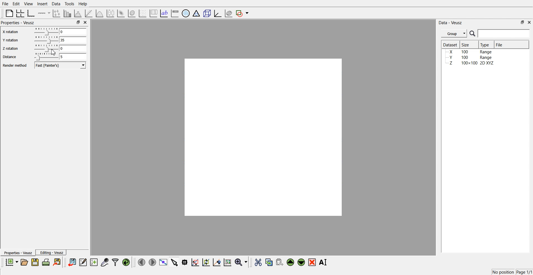  I want to click on Drag Handle, so click(46, 56).